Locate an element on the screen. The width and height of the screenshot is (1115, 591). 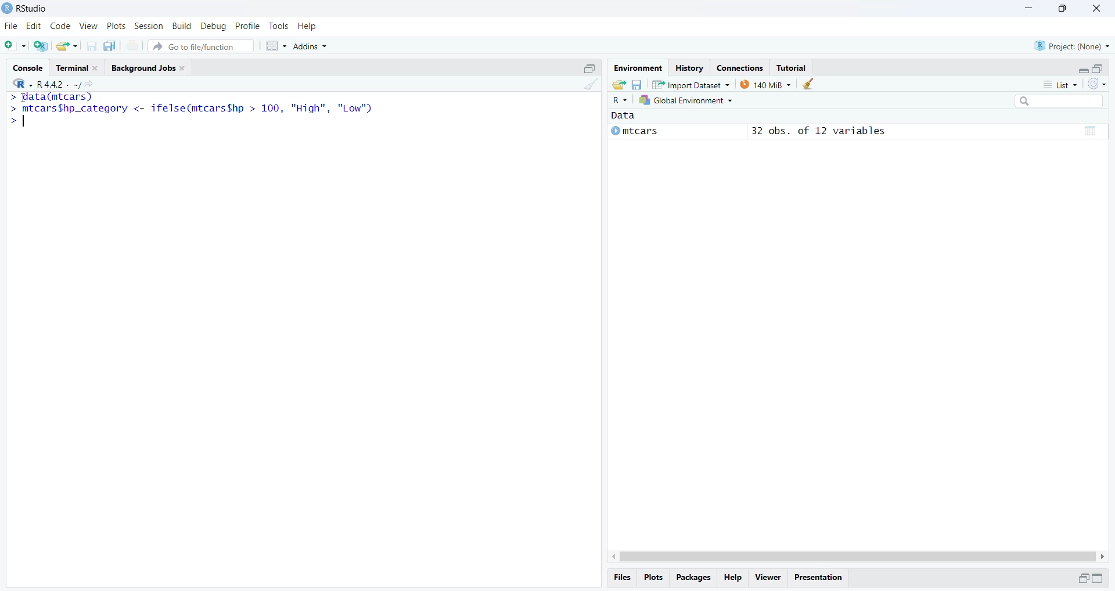
Clear console (Ctrl +L) is located at coordinates (808, 84).